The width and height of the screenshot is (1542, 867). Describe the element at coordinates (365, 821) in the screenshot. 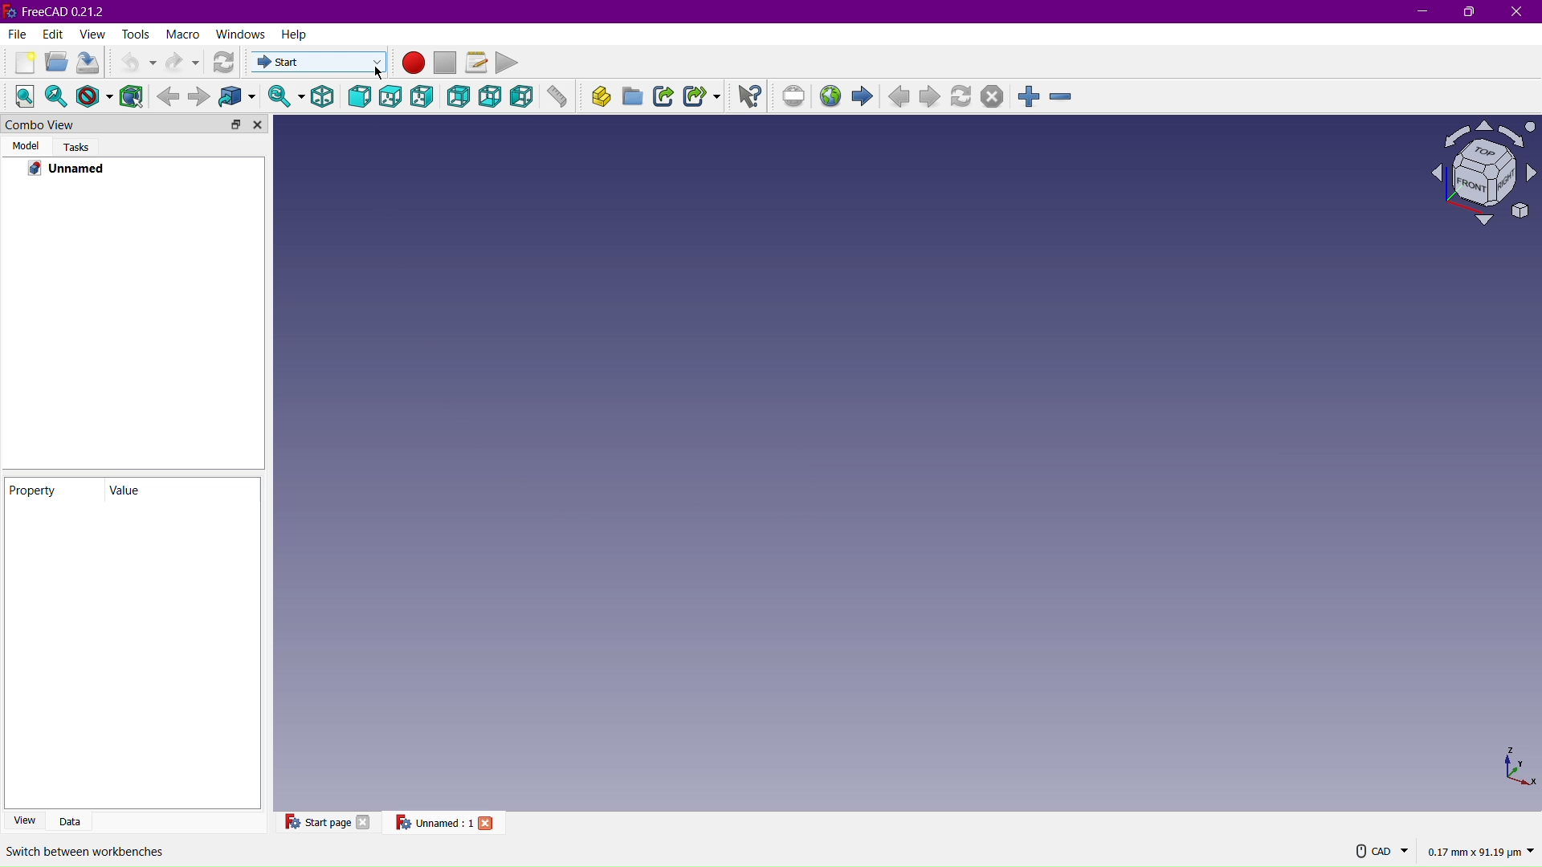

I see `close` at that location.